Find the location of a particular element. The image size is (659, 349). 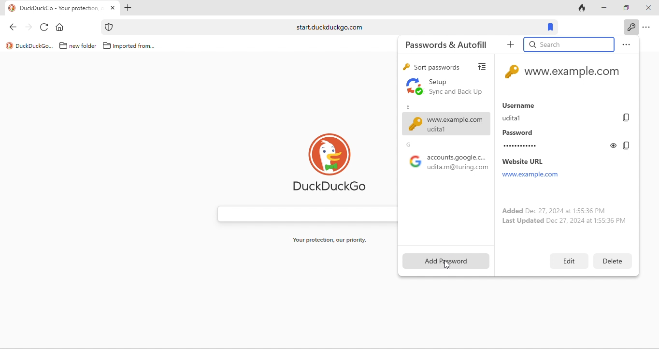

toggle show or hide password is located at coordinates (614, 145).